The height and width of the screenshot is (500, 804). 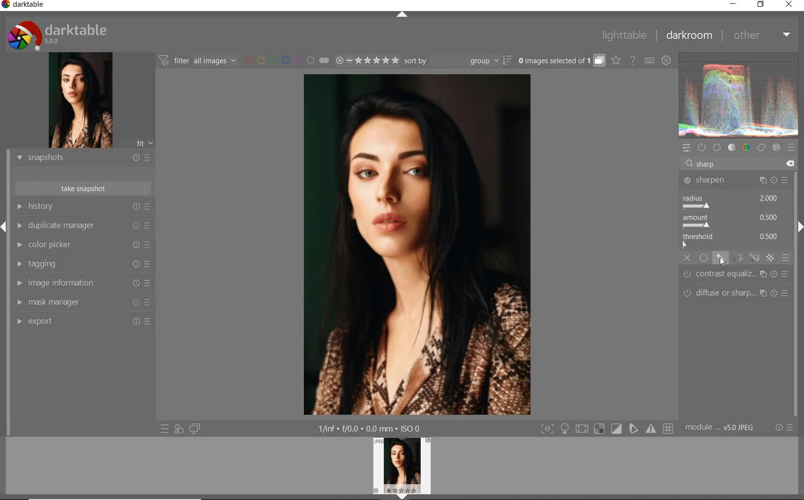 What do you see at coordinates (761, 6) in the screenshot?
I see `restore` at bounding box center [761, 6].